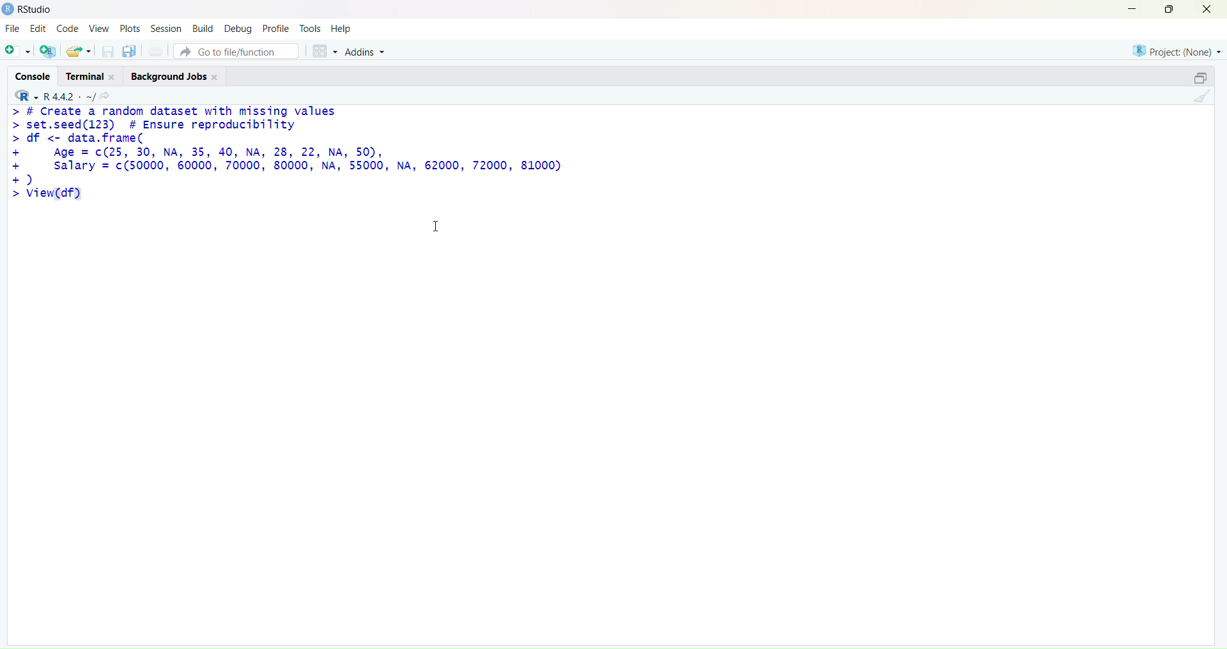 The width and height of the screenshot is (1227, 649). Describe the element at coordinates (1203, 98) in the screenshot. I see `clear console ` at that location.